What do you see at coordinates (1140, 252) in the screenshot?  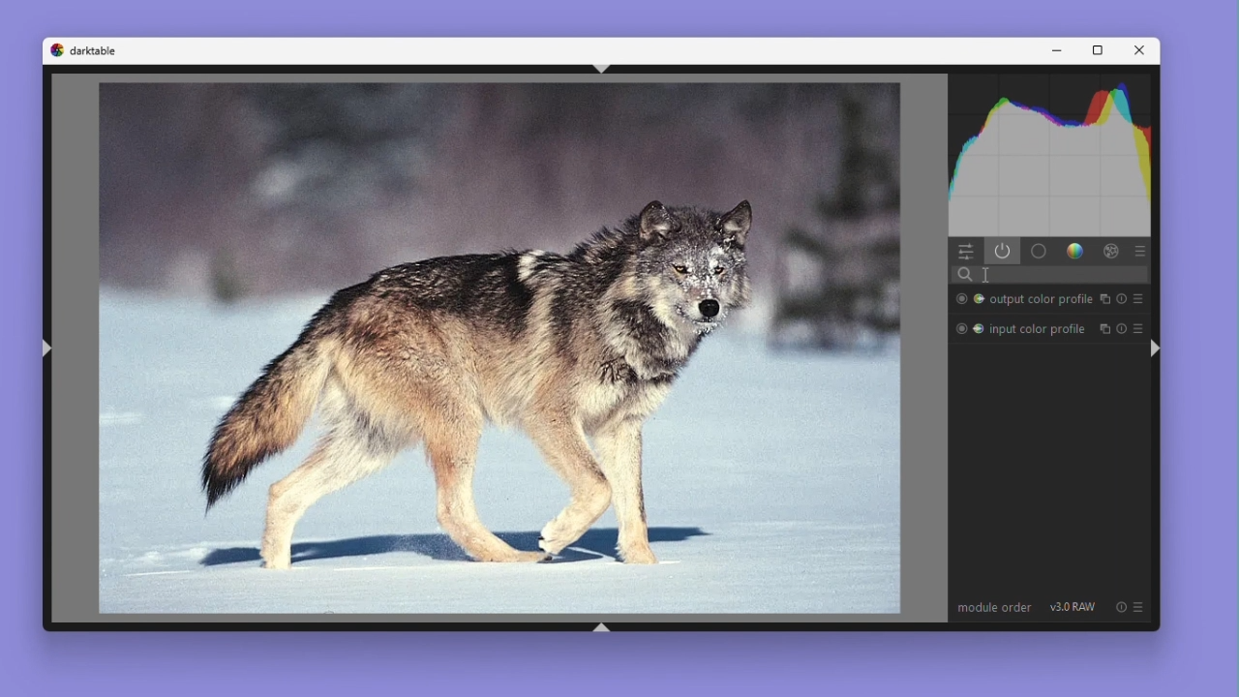 I see `Preset` at bounding box center [1140, 252].